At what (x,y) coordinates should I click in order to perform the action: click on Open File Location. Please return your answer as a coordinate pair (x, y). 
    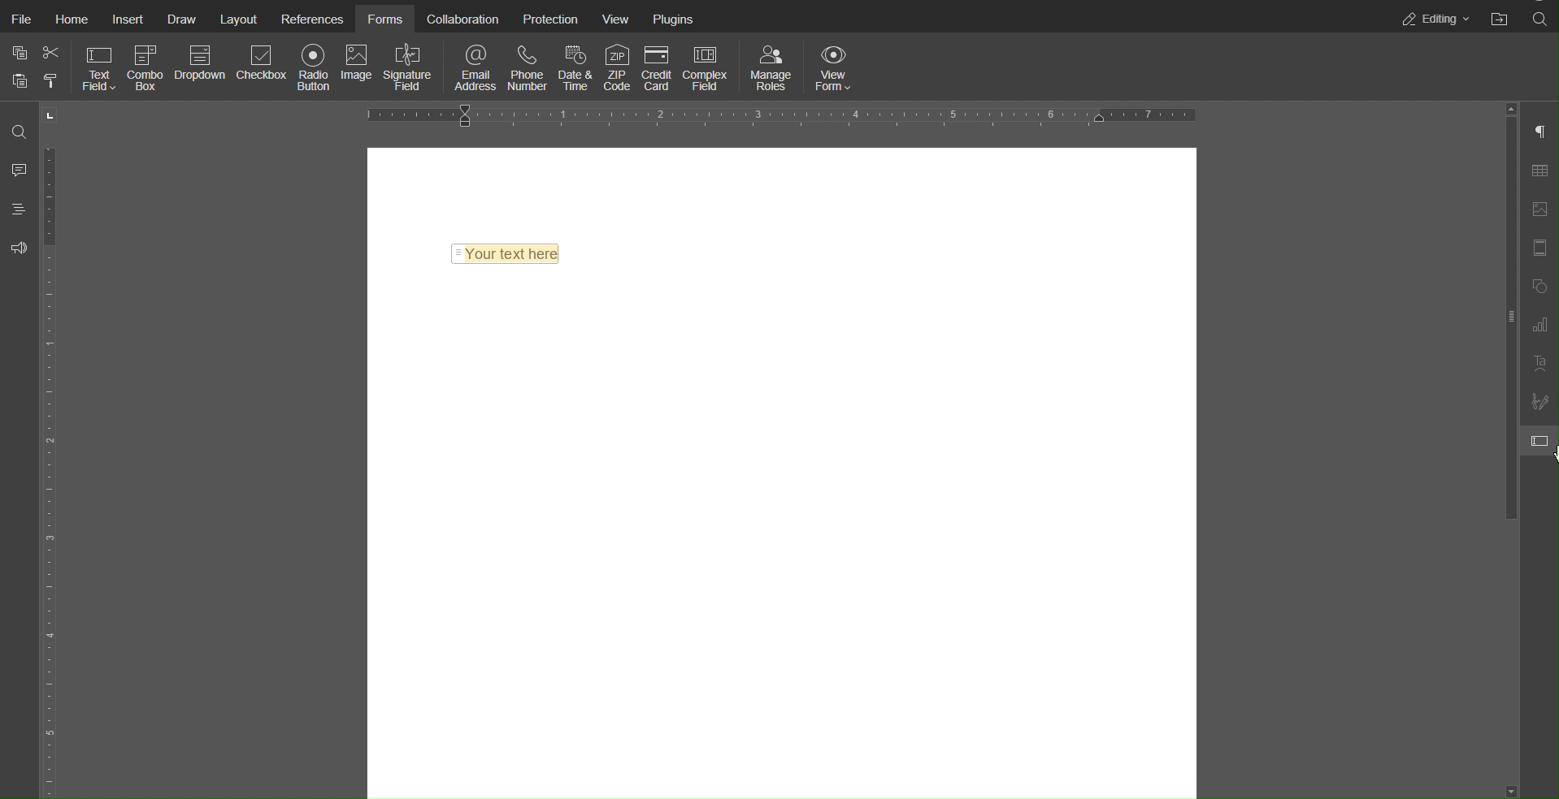
    Looking at the image, I should click on (1500, 17).